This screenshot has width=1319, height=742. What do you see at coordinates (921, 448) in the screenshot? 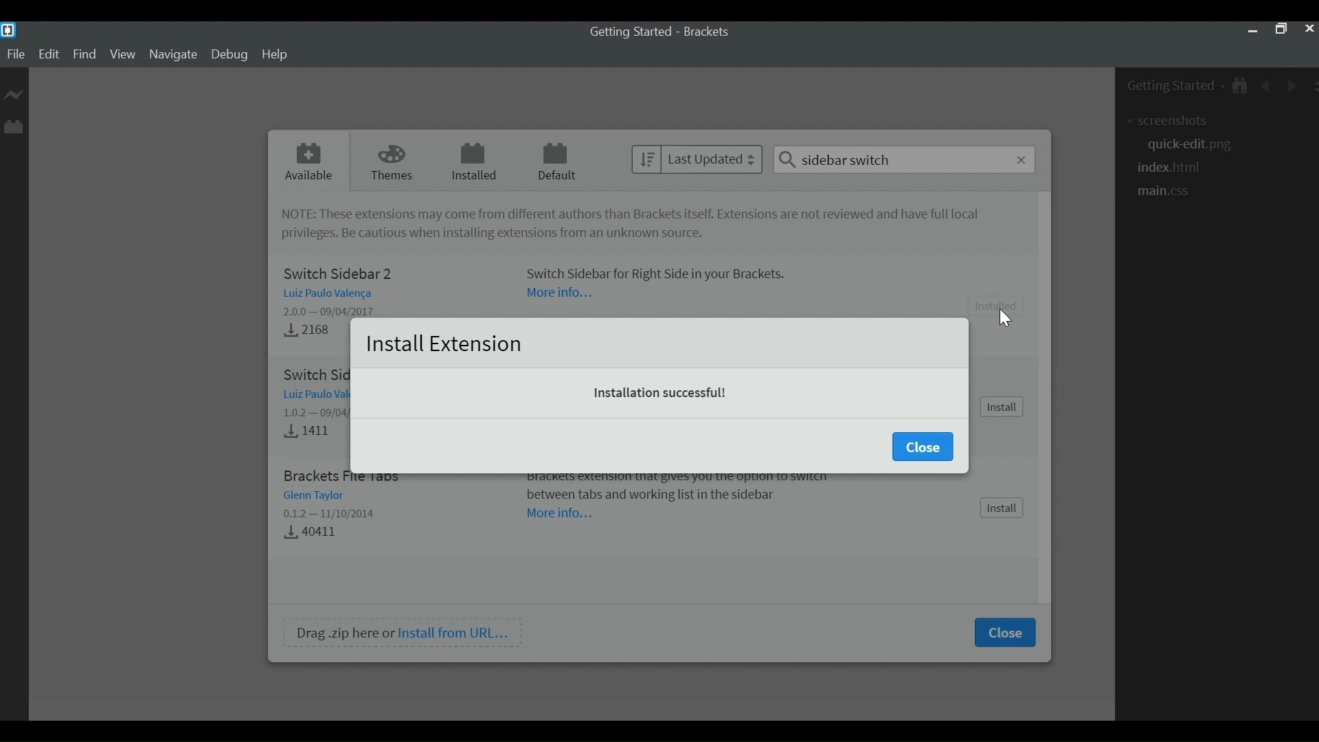
I see `Close` at bounding box center [921, 448].